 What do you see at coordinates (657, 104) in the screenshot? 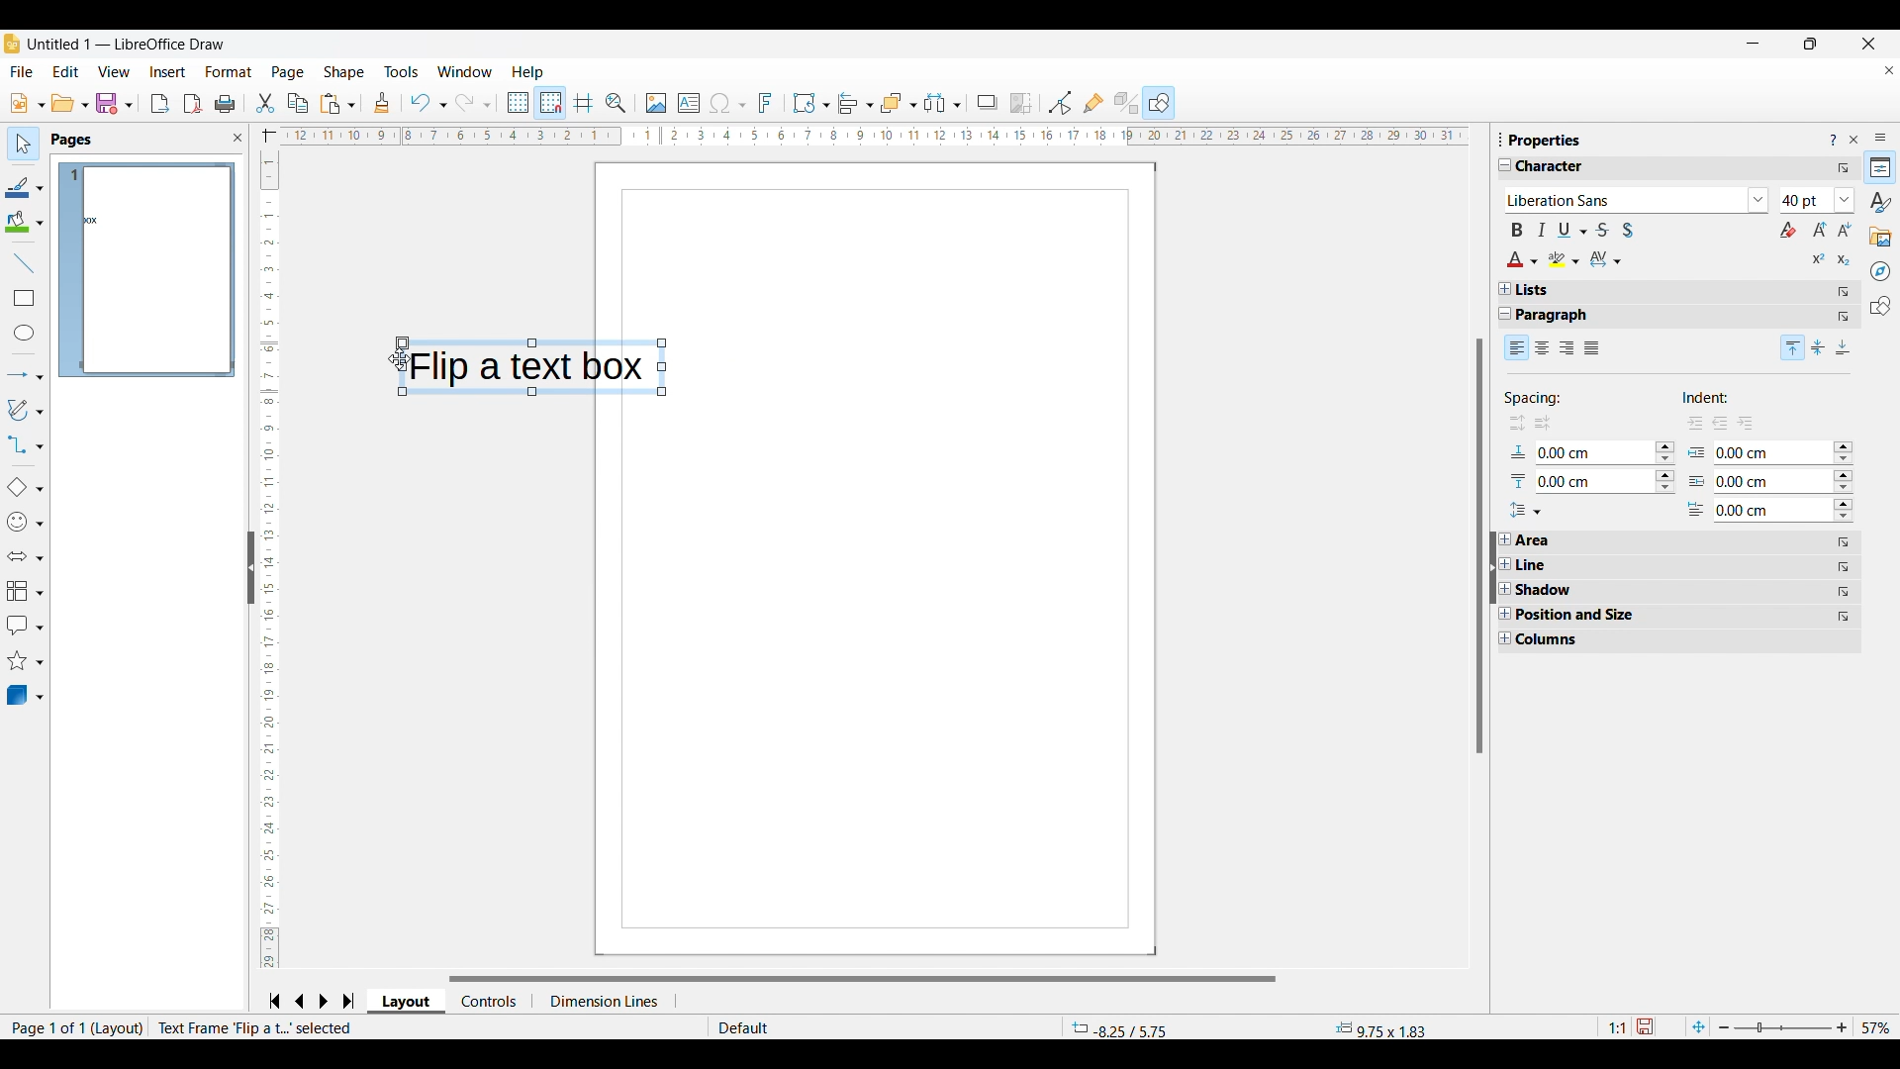
I see `Insert image` at bounding box center [657, 104].